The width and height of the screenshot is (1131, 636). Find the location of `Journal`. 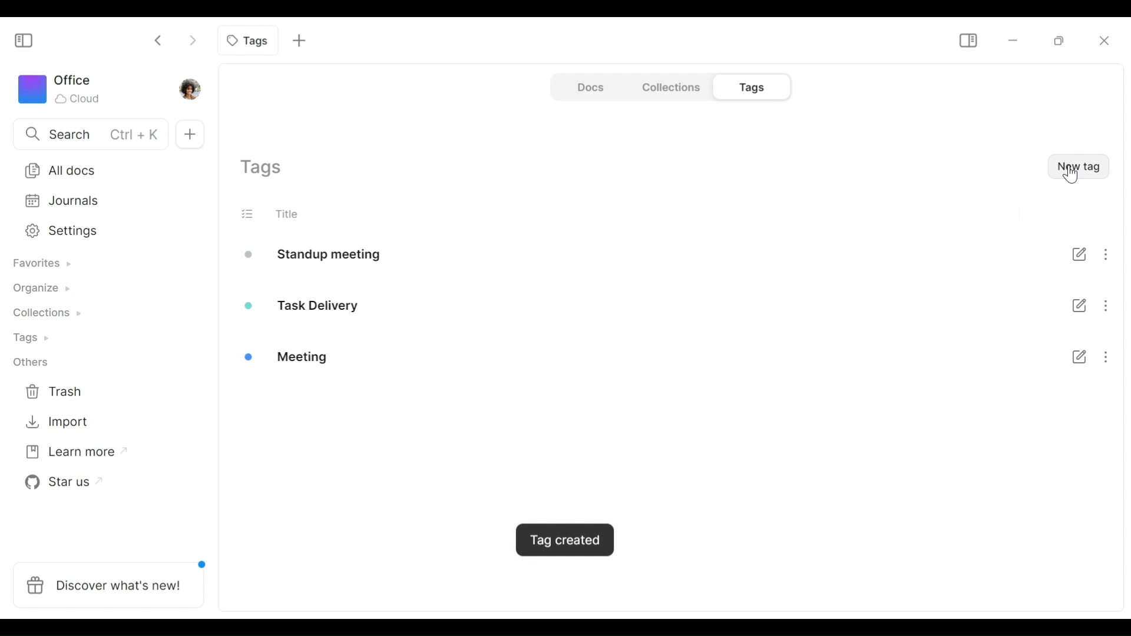

Journal is located at coordinates (104, 203).